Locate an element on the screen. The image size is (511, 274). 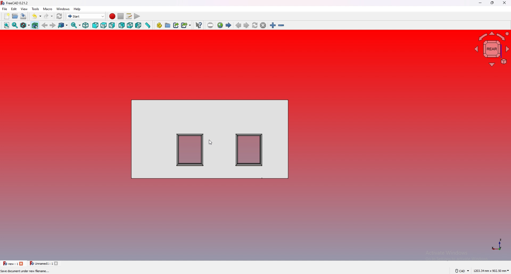
redo is located at coordinates (48, 16).